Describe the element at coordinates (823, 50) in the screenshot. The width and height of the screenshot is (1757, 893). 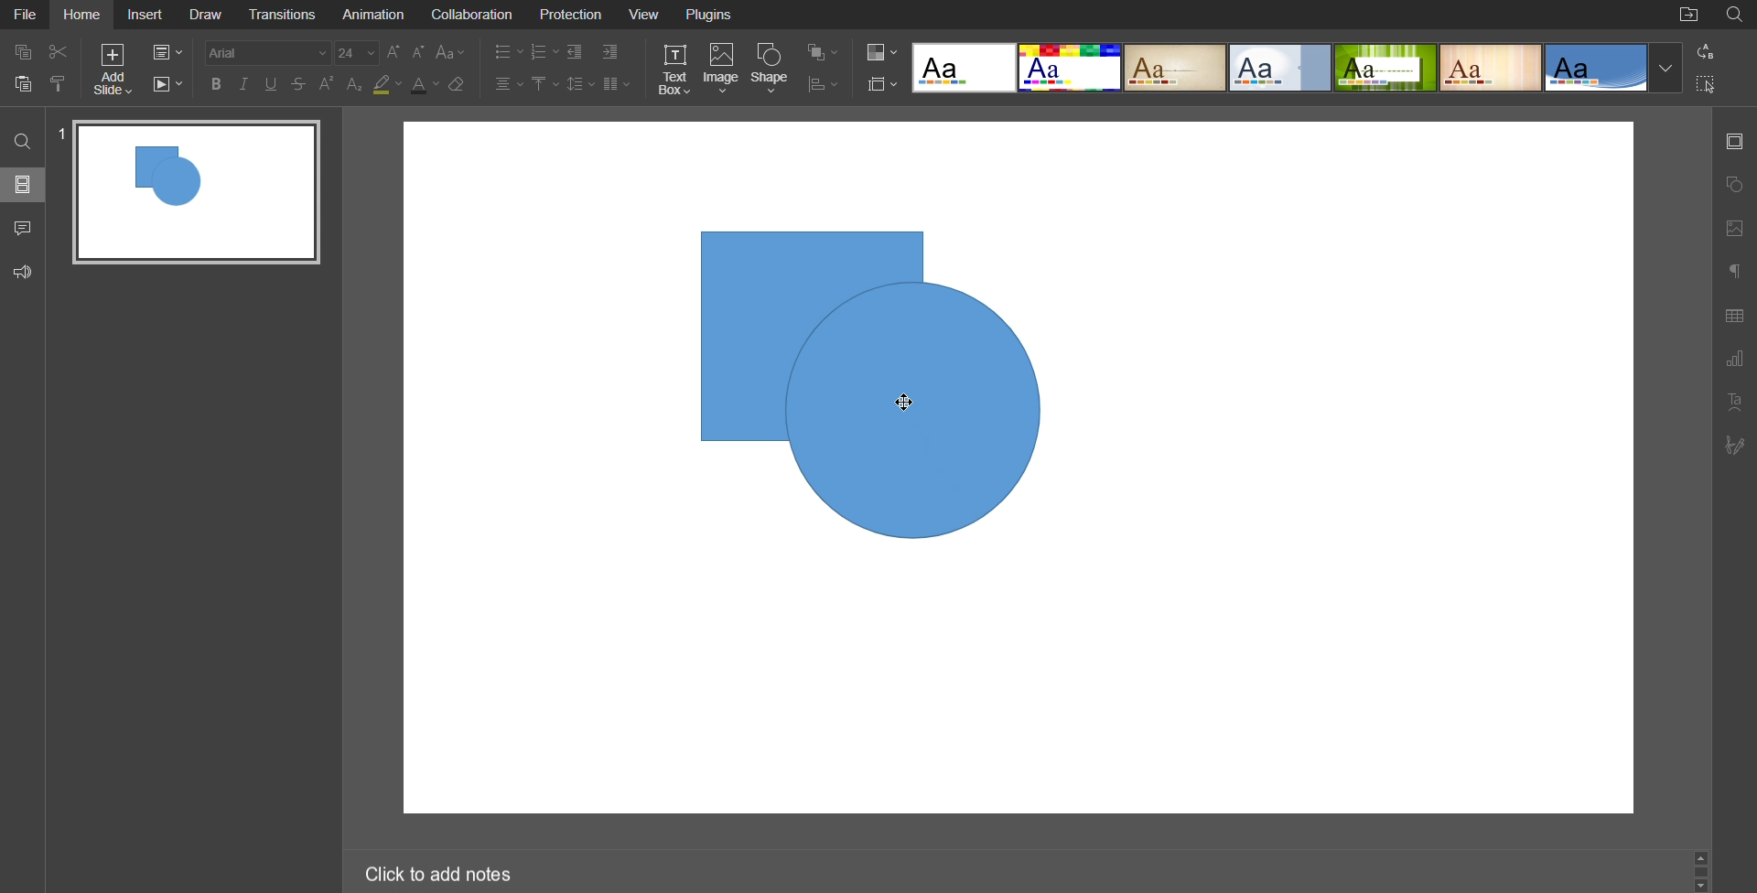
I see `Arrange` at that location.